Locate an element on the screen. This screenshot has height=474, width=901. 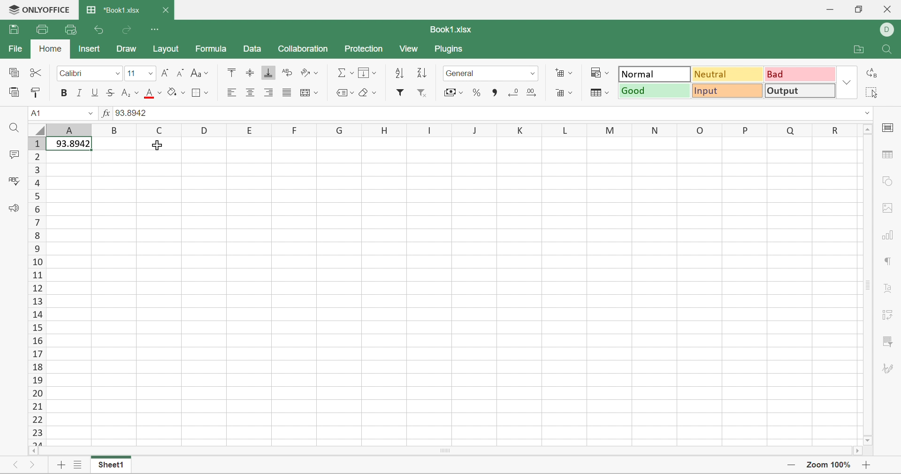
Scroll Bar is located at coordinates (866, 286).